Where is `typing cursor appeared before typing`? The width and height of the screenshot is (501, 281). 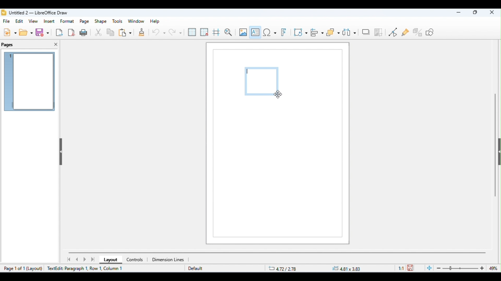 typing cursor appeared before typing is located at coordinates (249, 73).